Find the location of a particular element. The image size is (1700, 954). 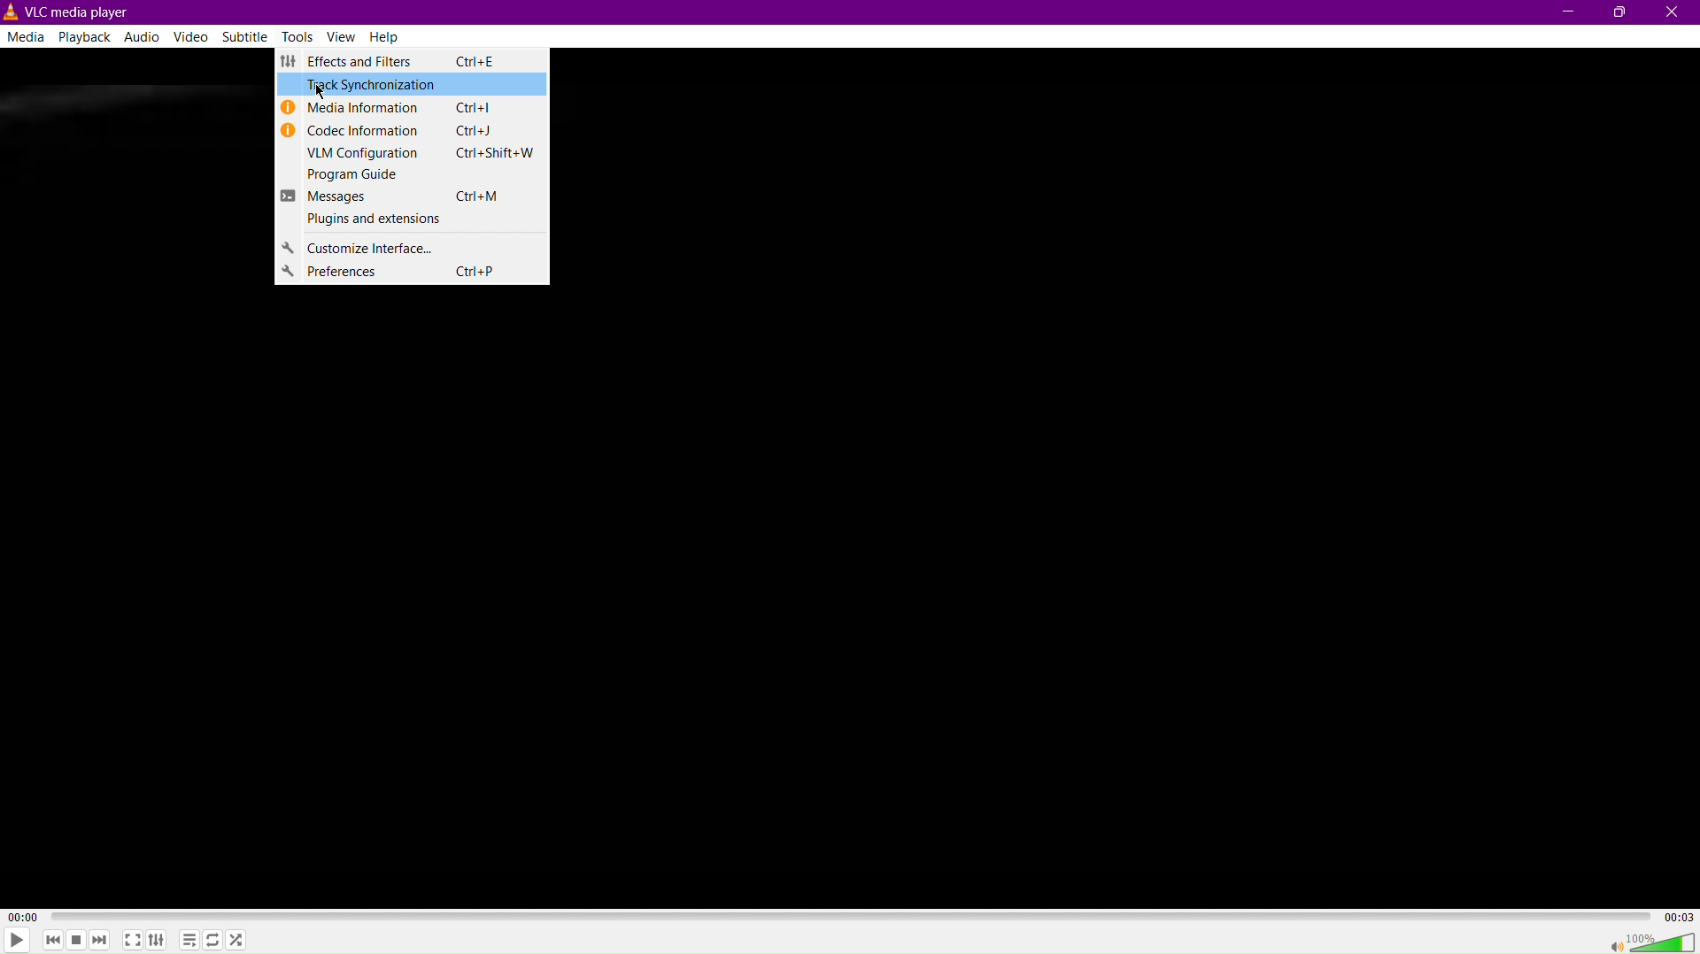

VLM Configuration is located at coordinates (410, 157).